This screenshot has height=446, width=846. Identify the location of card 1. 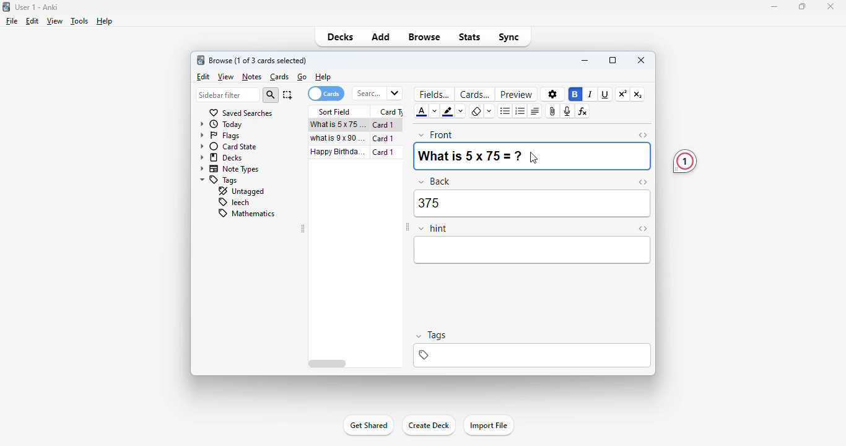
(383, 125).